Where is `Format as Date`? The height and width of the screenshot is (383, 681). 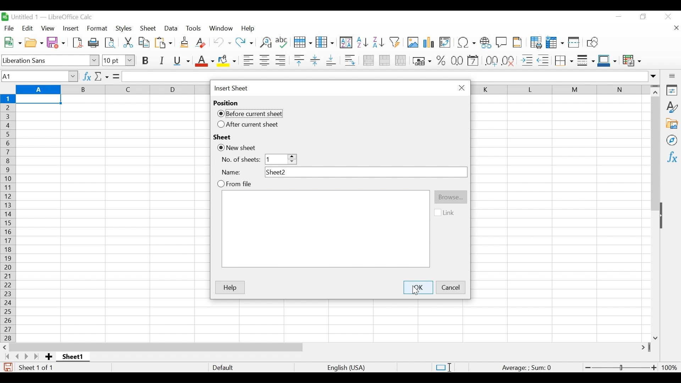
Format as Date is located at coordinates (457, 61).